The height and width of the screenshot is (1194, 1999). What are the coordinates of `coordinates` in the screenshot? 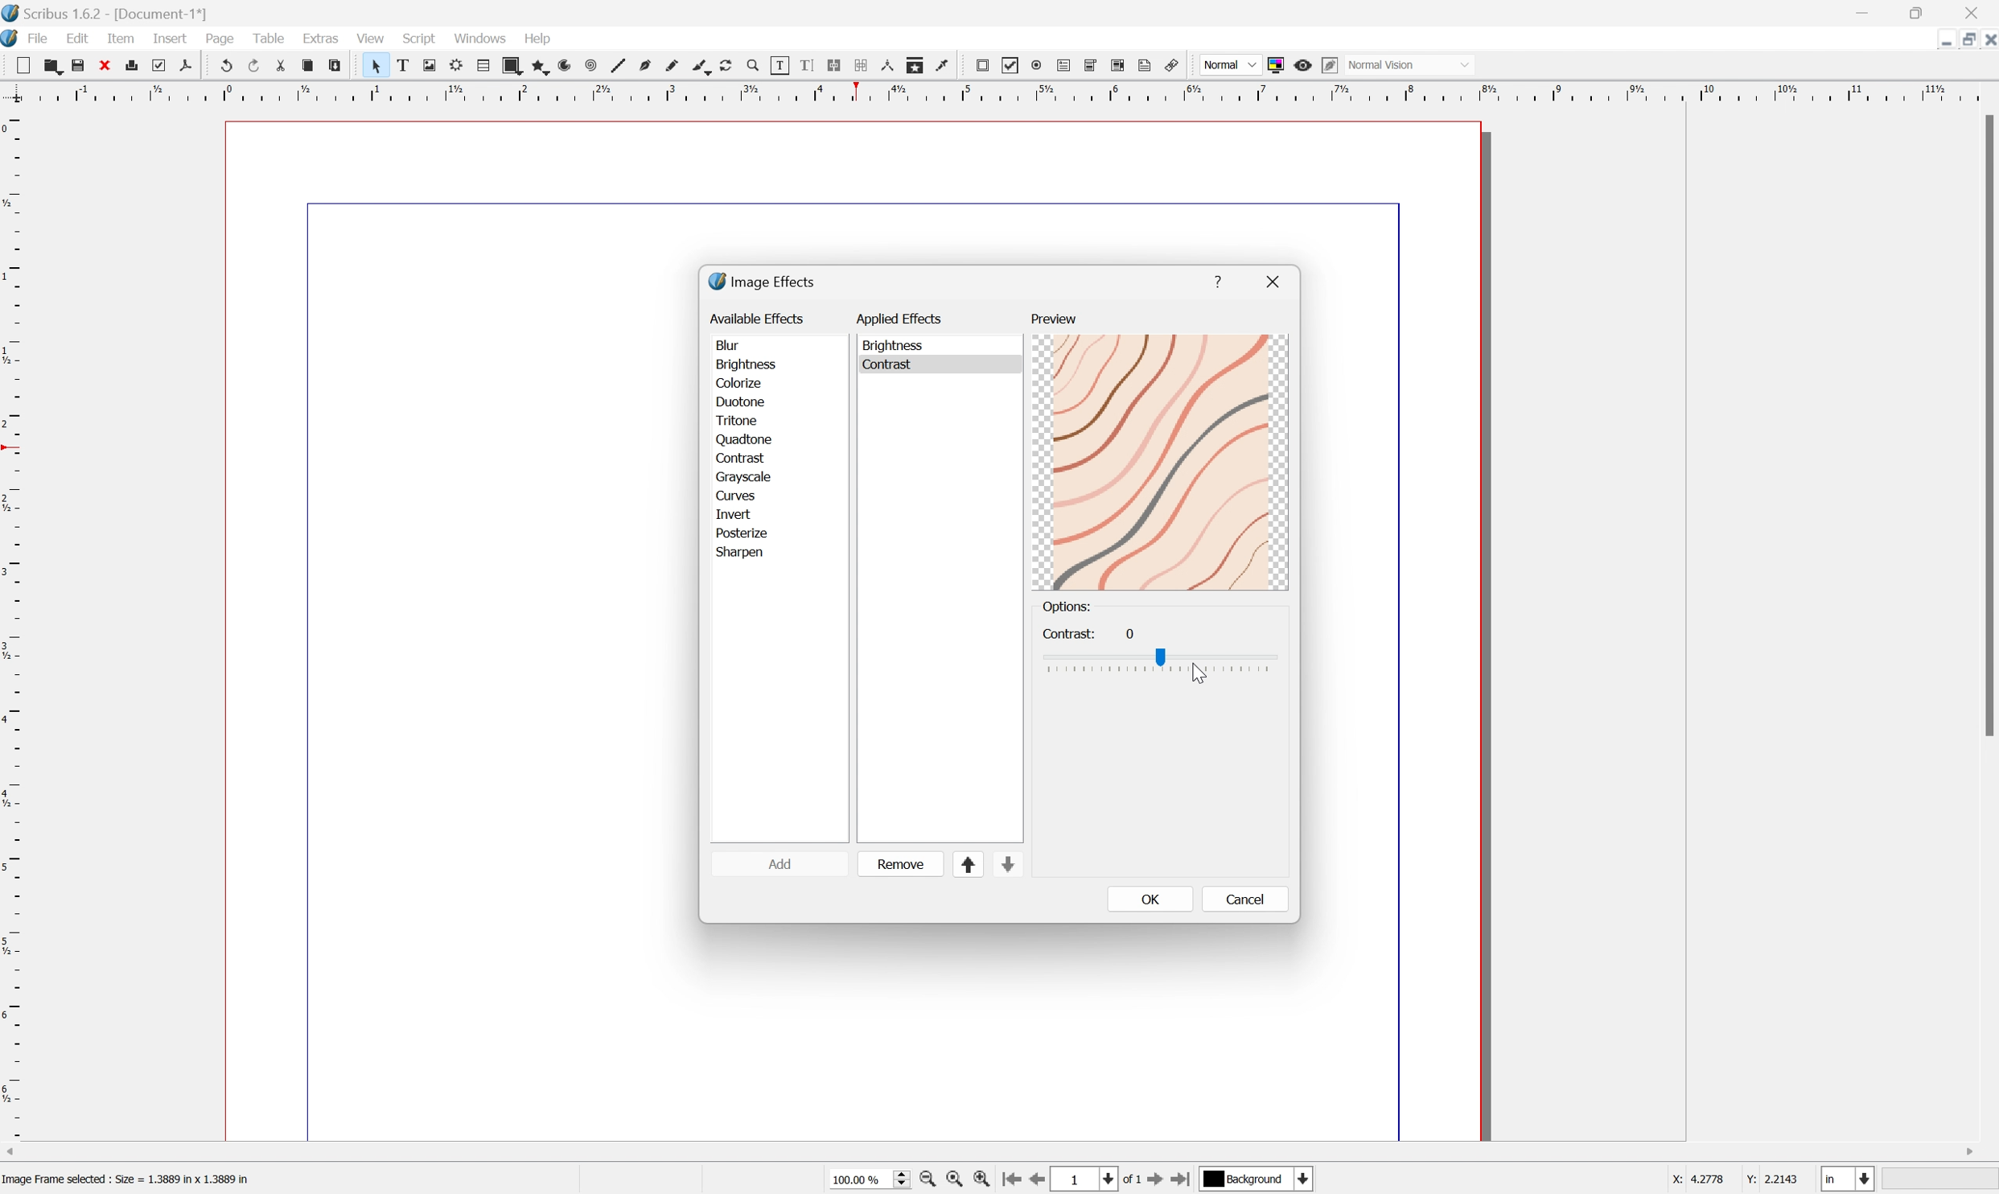 It's located at (1735, 1182).